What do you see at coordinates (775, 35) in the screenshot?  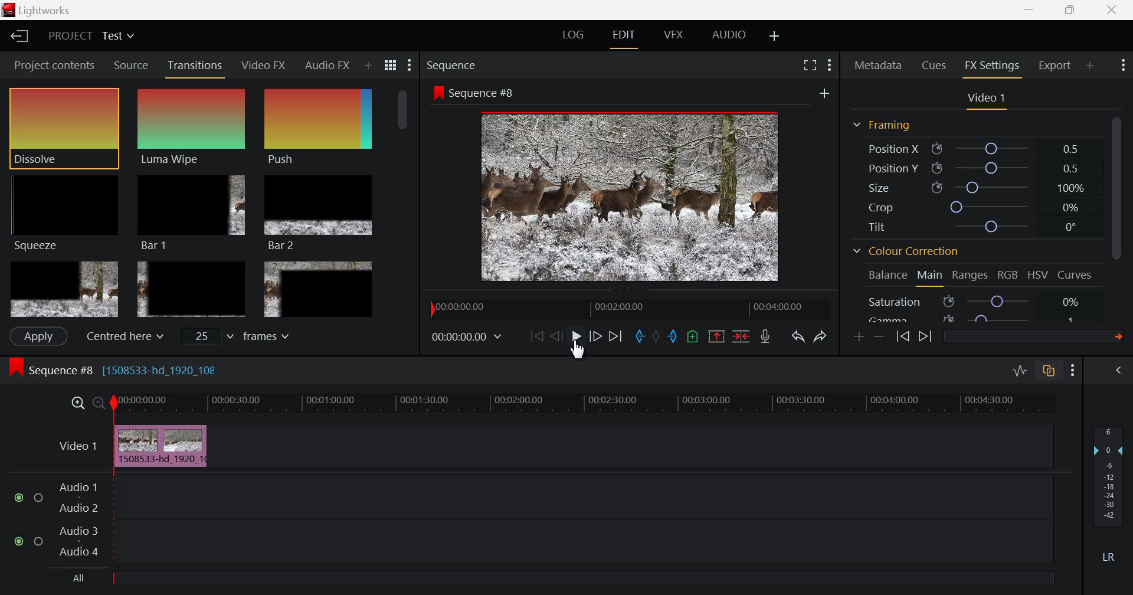 I see `Add Layout` at bounding box center [775, 35].